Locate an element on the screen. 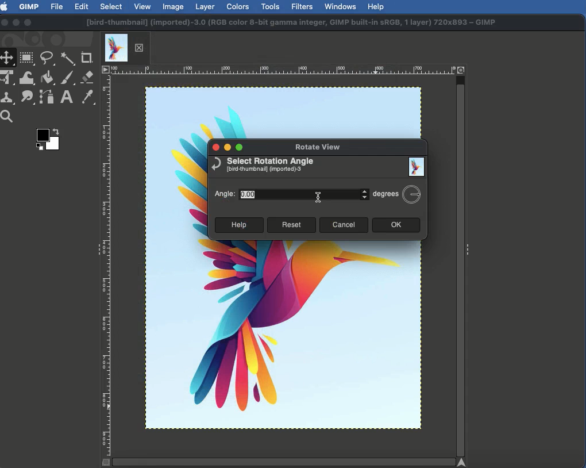 The width and height of the screenshot is (586, 468). vertical Scrollbar is located at coordinates (461, 266).